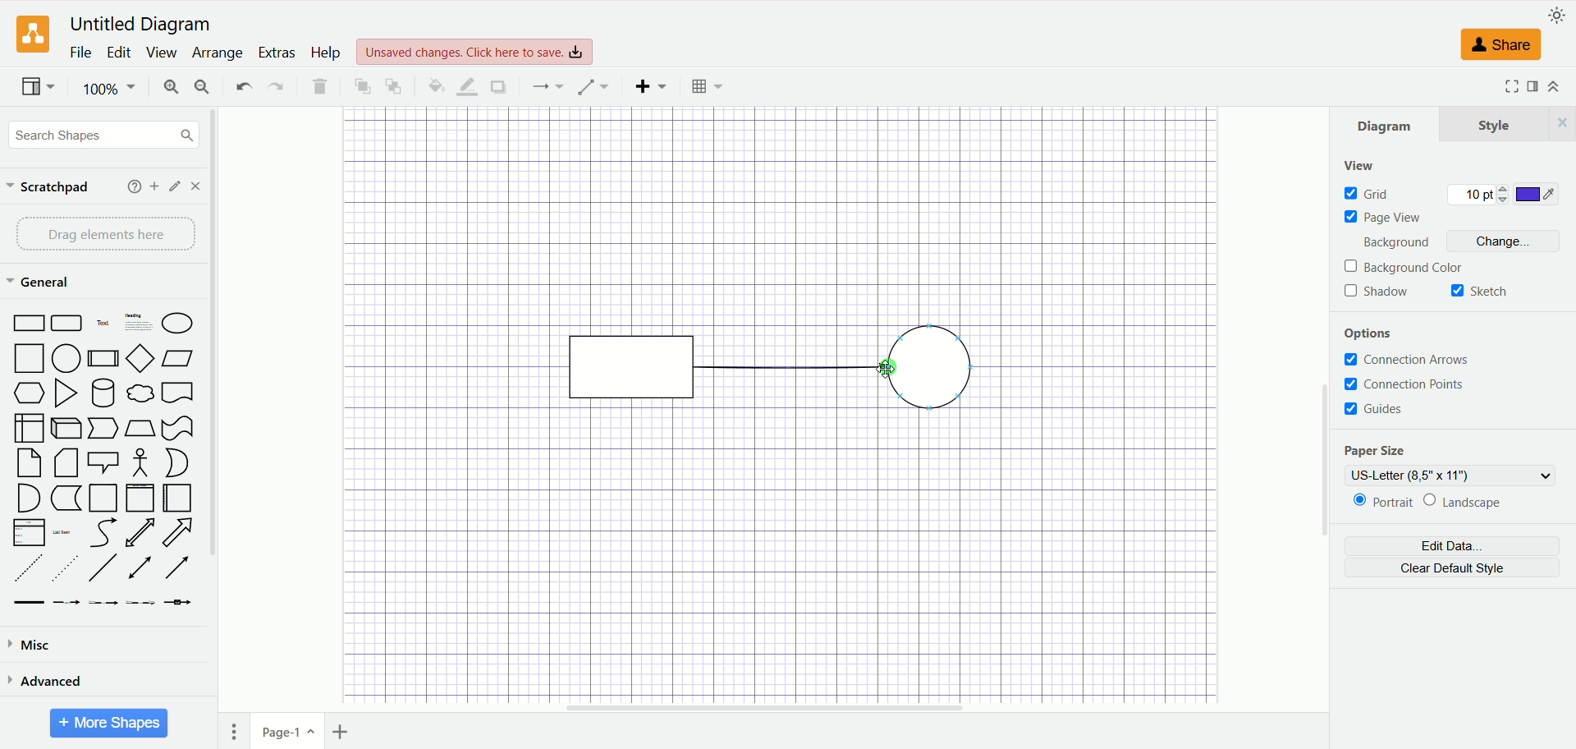  Describe the element at coordinates (39, 282) in the screenshot. I see `general` at that location.